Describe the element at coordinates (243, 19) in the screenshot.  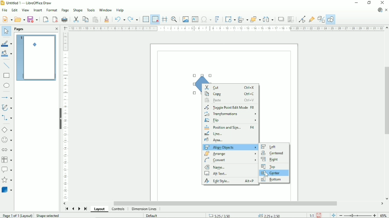
I see `Align objects` at that location.